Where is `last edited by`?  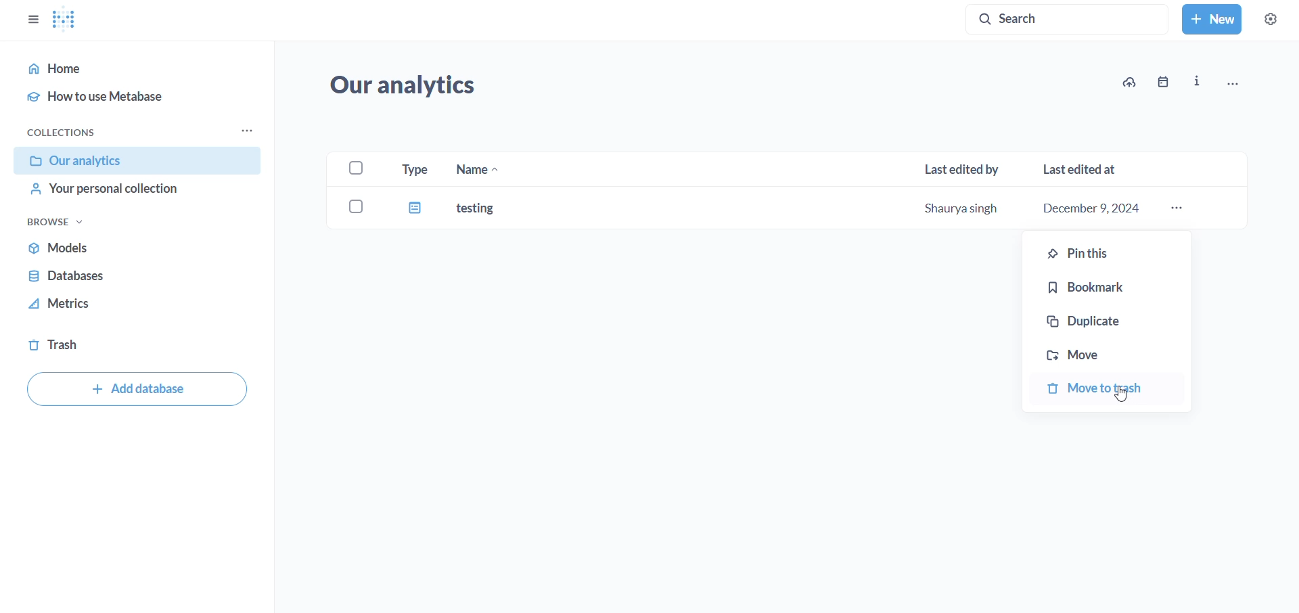 last edited by is located at coordinates (966, 167).